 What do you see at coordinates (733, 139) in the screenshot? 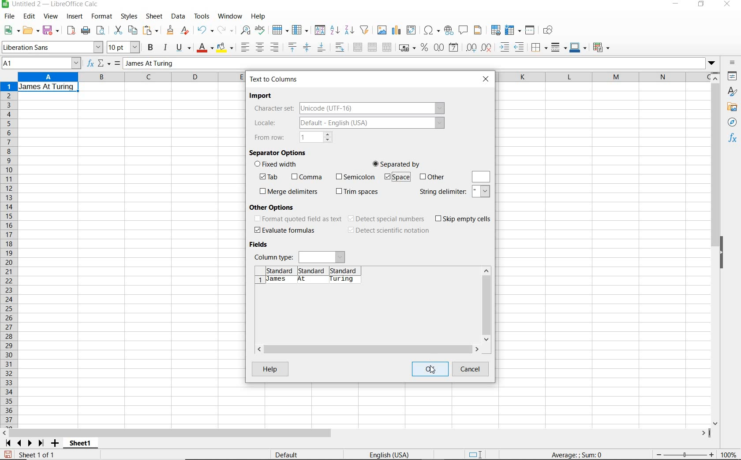
I see `functions` at bounding box center [733, 139].